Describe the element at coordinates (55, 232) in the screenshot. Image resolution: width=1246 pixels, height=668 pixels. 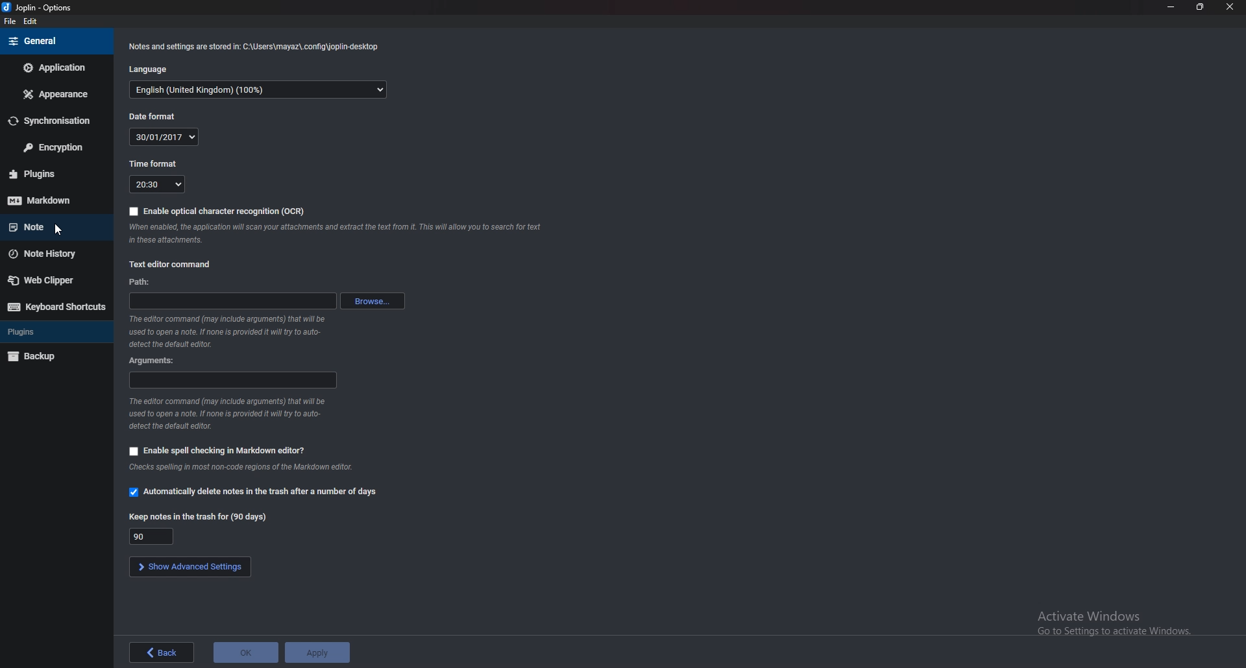
I see `cursor` at that location.